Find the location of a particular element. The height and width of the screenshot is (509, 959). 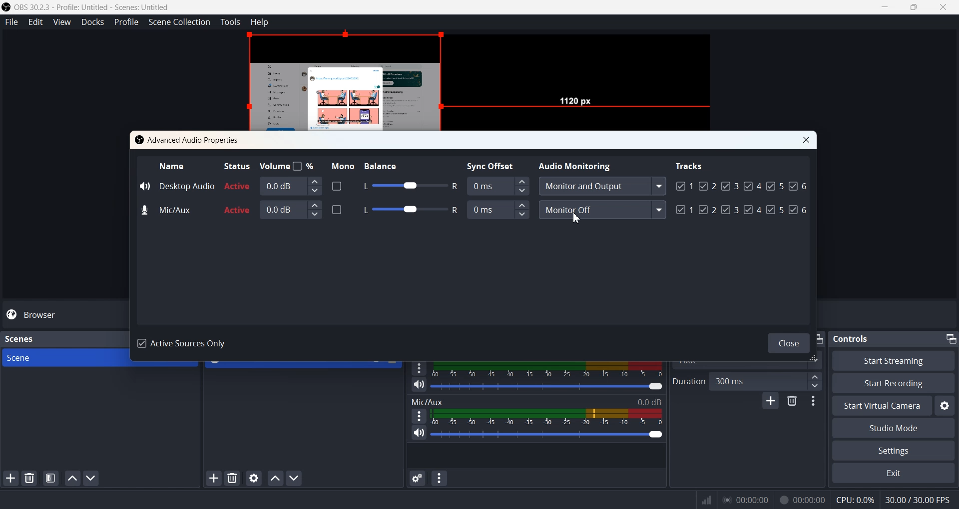

Move sources down is located at coordinates (295, 479).